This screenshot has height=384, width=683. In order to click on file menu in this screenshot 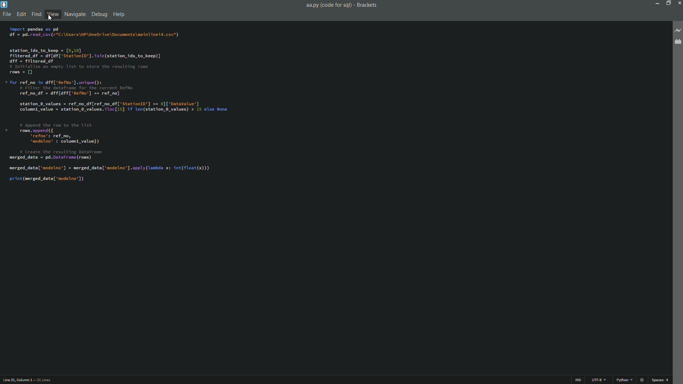, I will do `click(7, 14)`.